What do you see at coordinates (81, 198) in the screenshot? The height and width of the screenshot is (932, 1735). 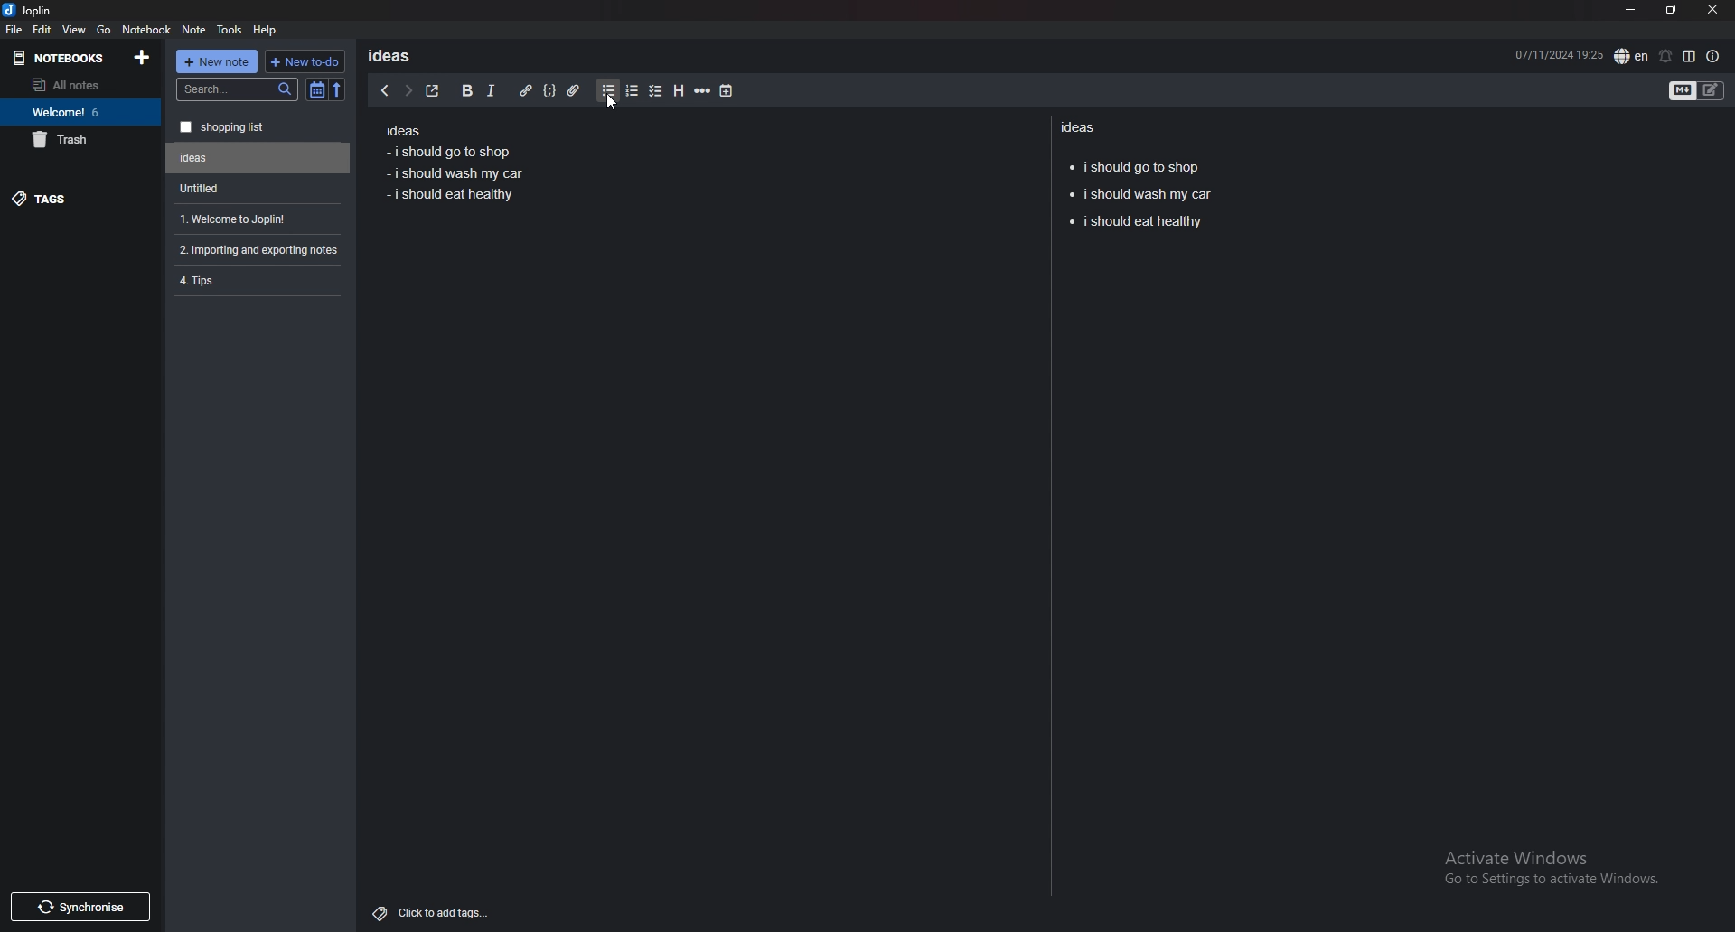 I see `tags` at bounding box center [81, 198].